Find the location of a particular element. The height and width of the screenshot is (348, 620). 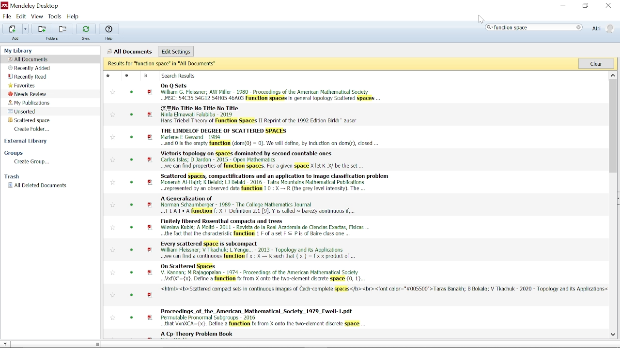

Unsorted is located at coordinates (29, 112).